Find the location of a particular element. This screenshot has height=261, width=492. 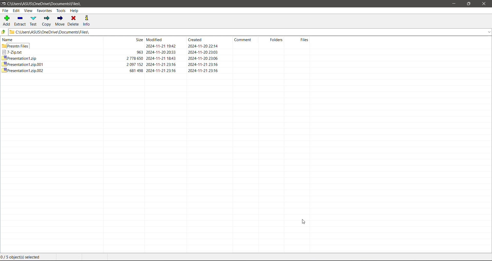

Tools is located at coordinates (61, 10).